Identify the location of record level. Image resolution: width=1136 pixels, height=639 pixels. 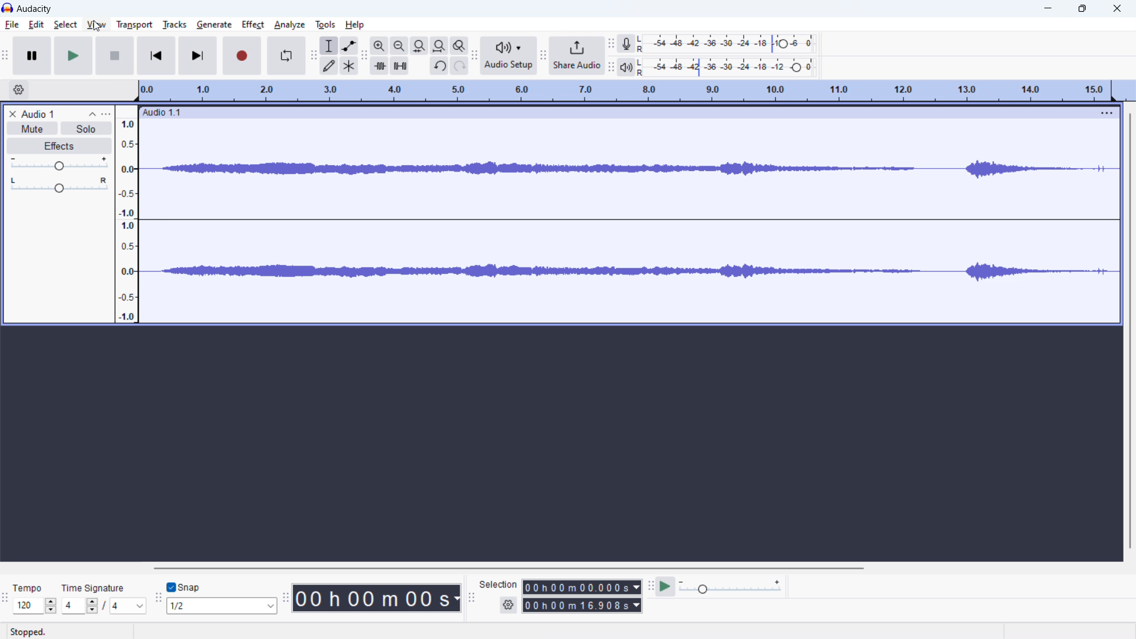
(730, 44).